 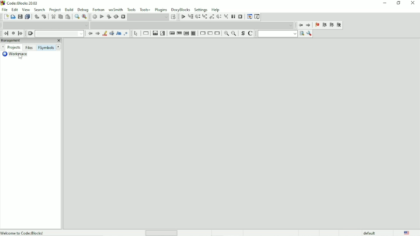 I want to click on wxSmith, so click(x=116, y=10).